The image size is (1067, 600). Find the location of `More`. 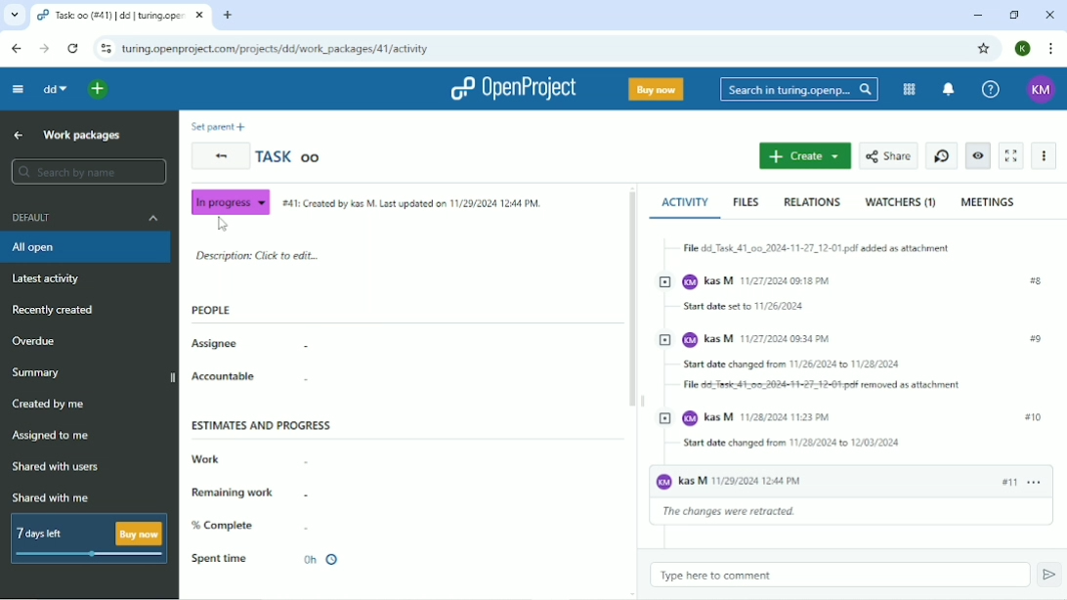

More is located at coordinates (1046, 157).